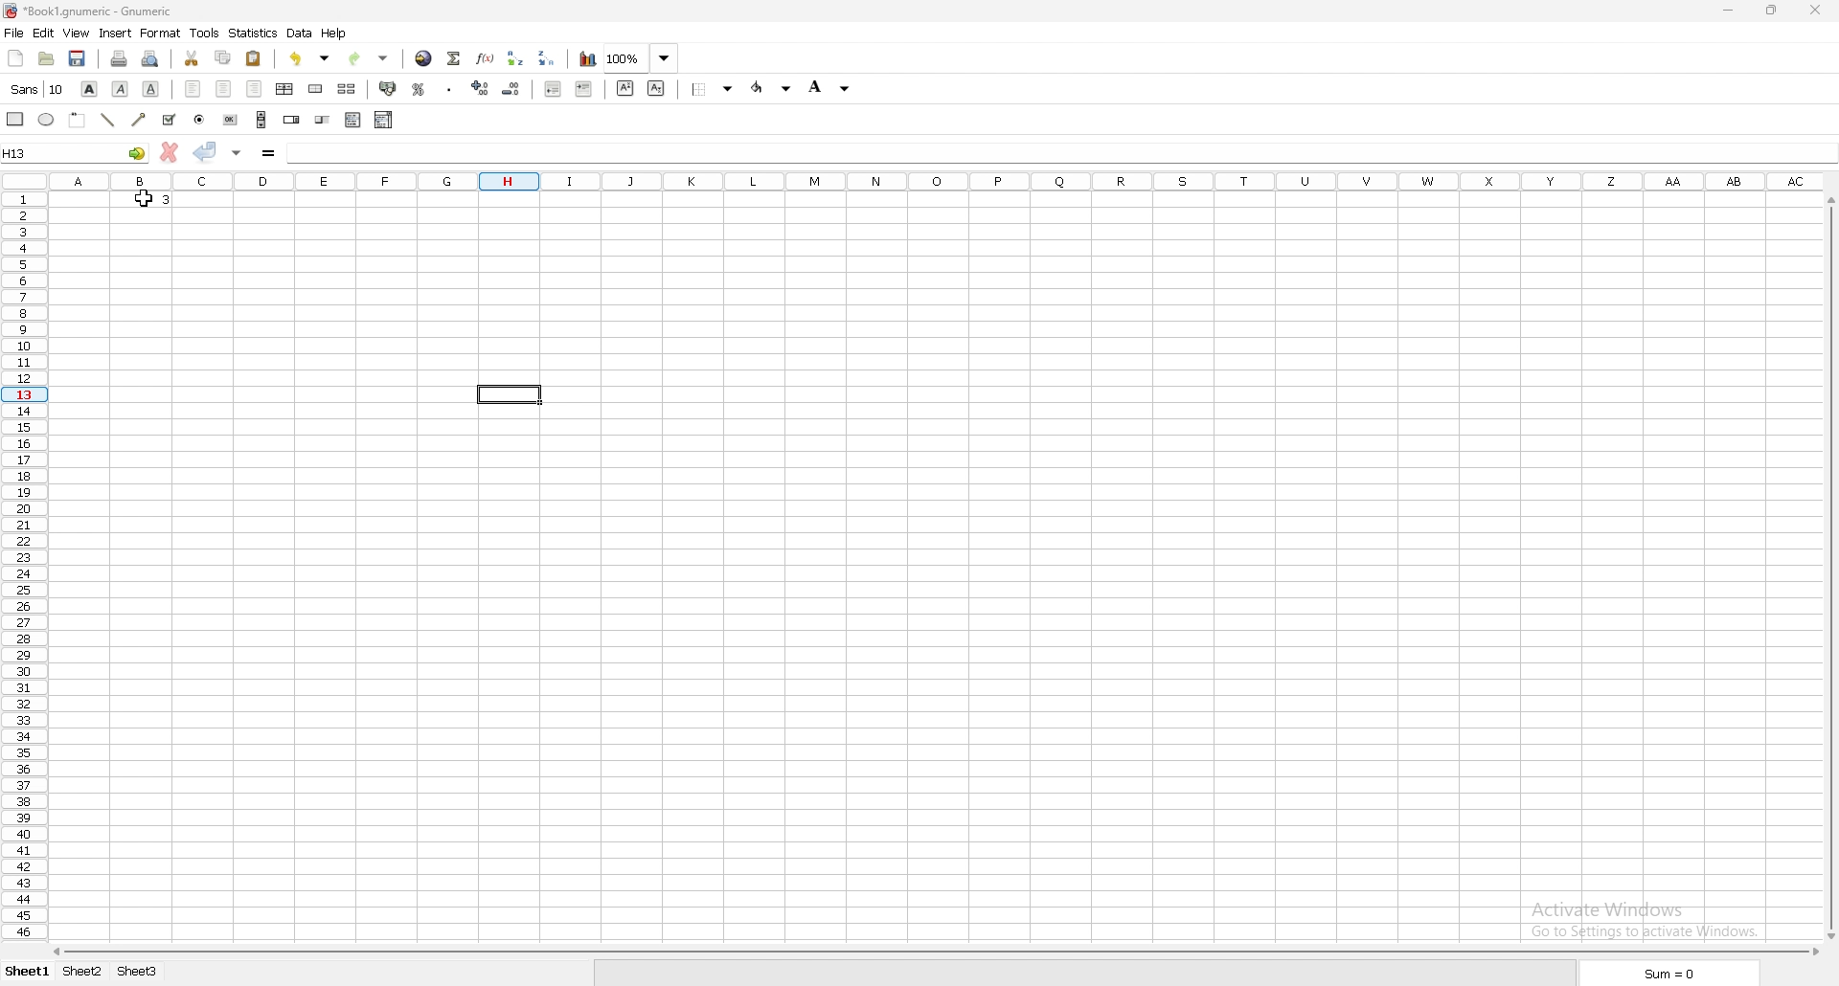 The height and width of the screenshot is (986, 1839). I want to click on radio button, so click(200, 119).